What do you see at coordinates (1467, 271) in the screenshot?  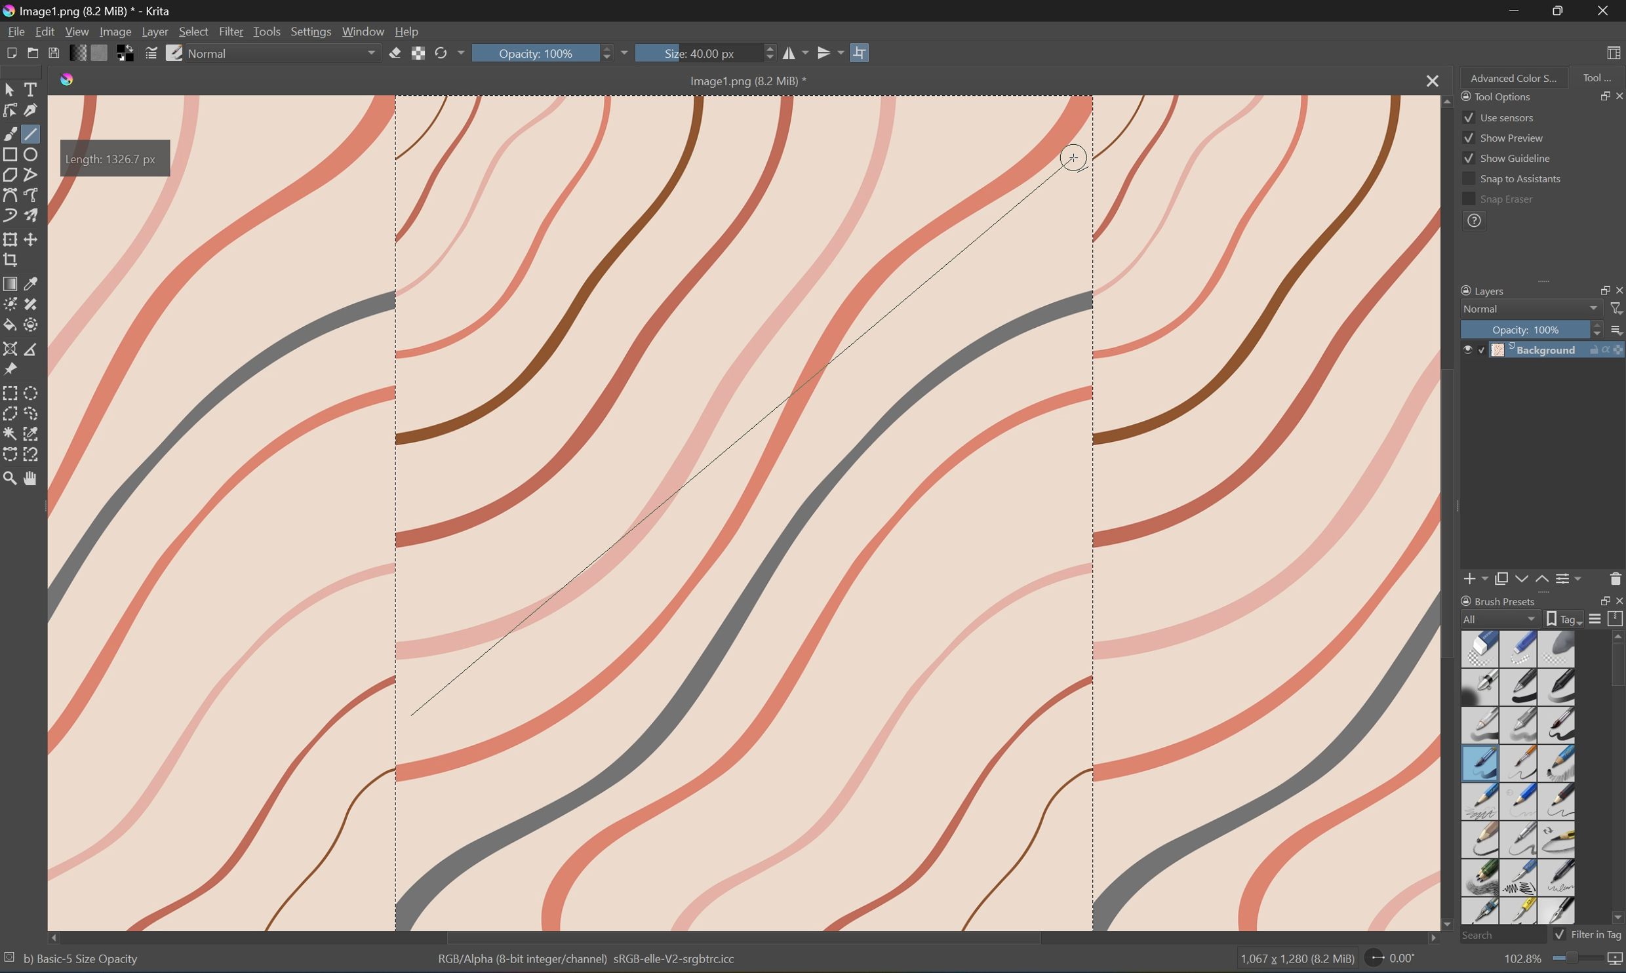 I see `Scroll Left` at bounding box center [1467, 271].